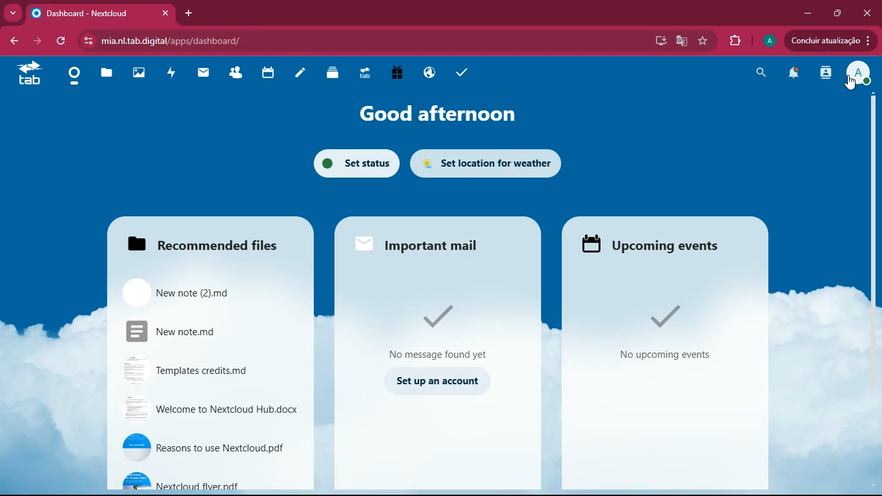 The image size is (882, 496). What do you see at coordinates (171, 42) in the screenshot?
I see `mia.nl.tab.digital/apps/dashboard/` at bounding box center [171, 42].